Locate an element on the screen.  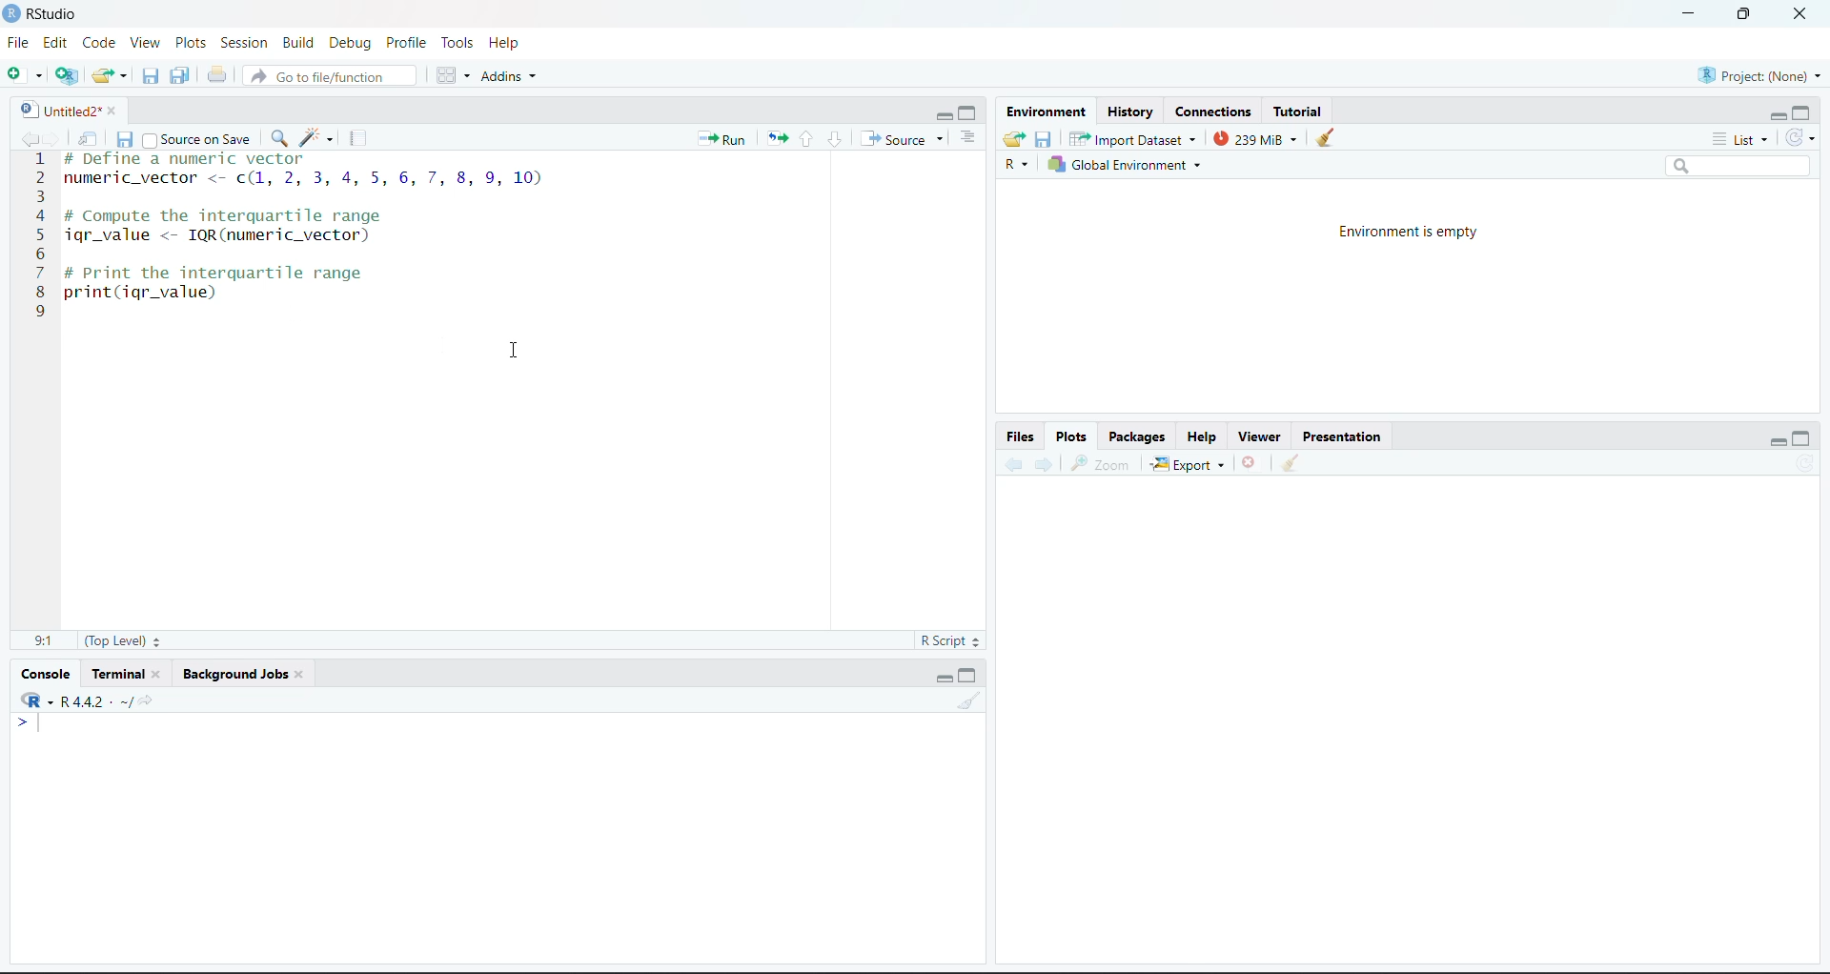
R Script is located at coordinates (950, 641).